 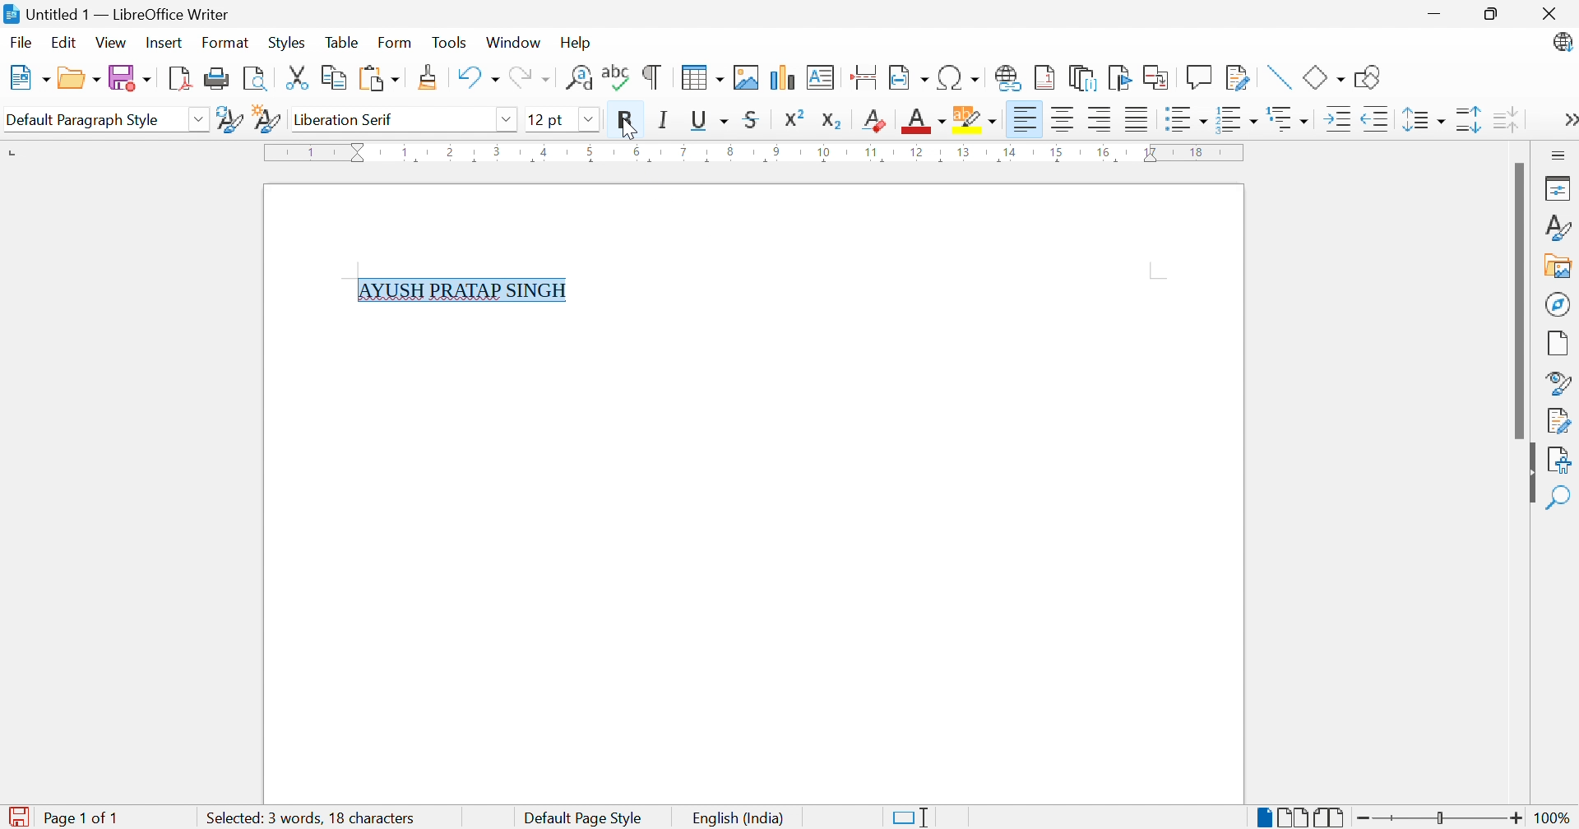 What do you see at coordinates (1516, 301) in the screenshot?
I see `Scroll Bar` at bounding box center [1516, 301].